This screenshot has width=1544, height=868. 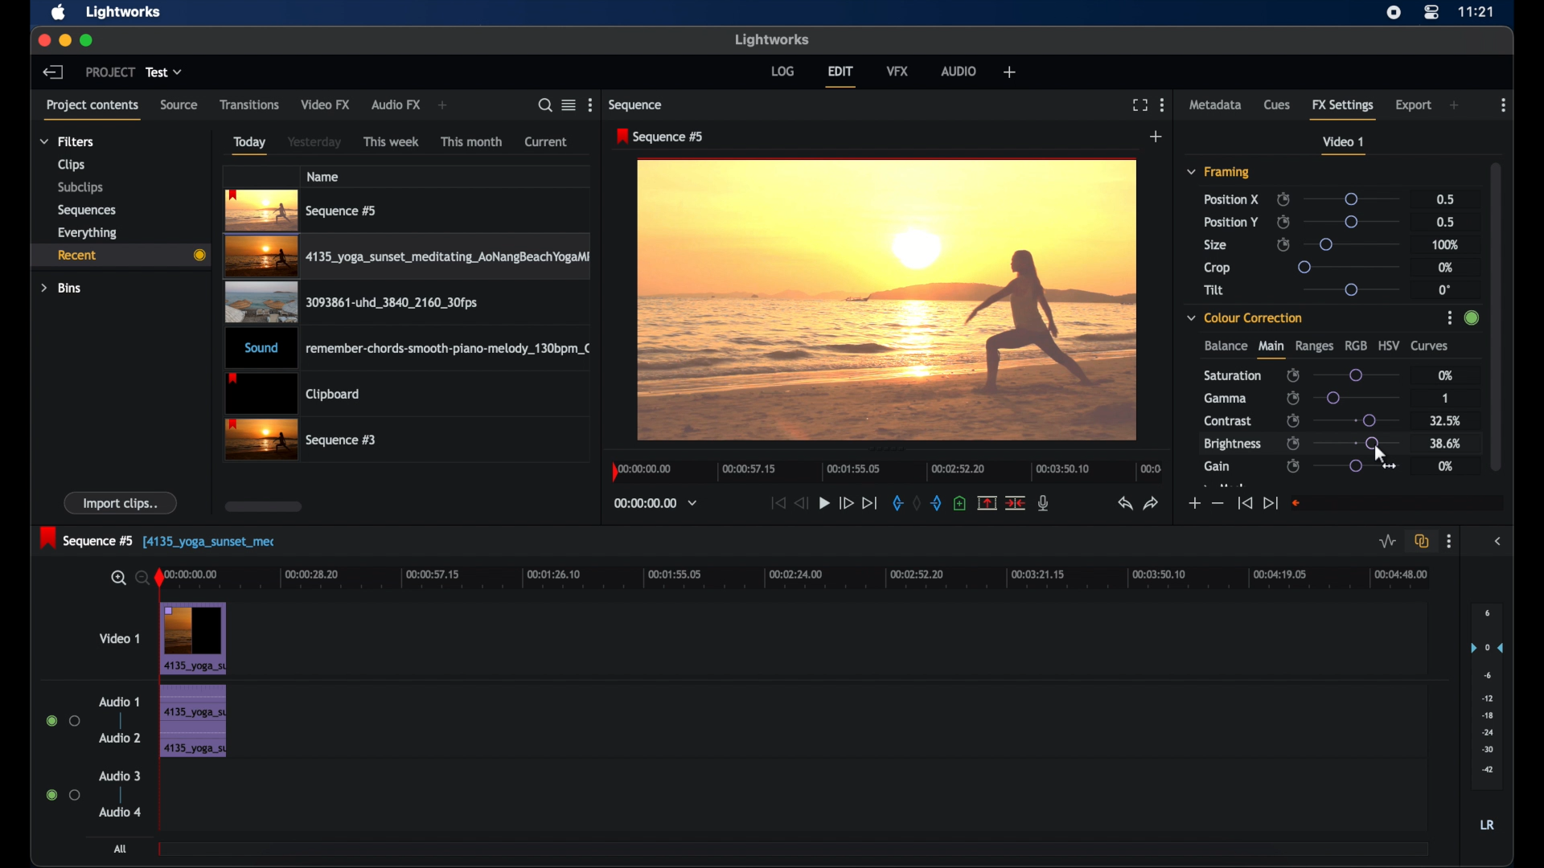 I want to click on 0%, so click(x=1443, y=267).